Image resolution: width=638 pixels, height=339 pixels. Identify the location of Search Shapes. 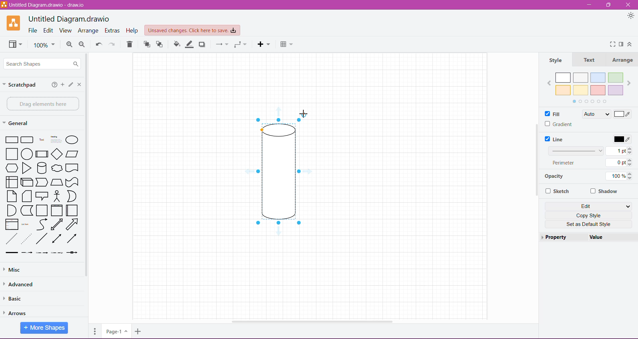
(43, 64).